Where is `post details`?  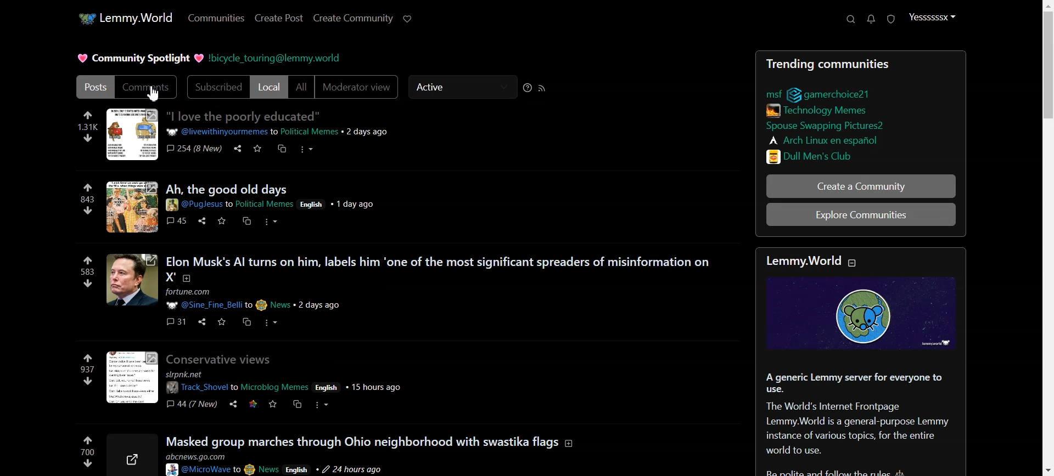 post details is located at coordinates (283, 463).